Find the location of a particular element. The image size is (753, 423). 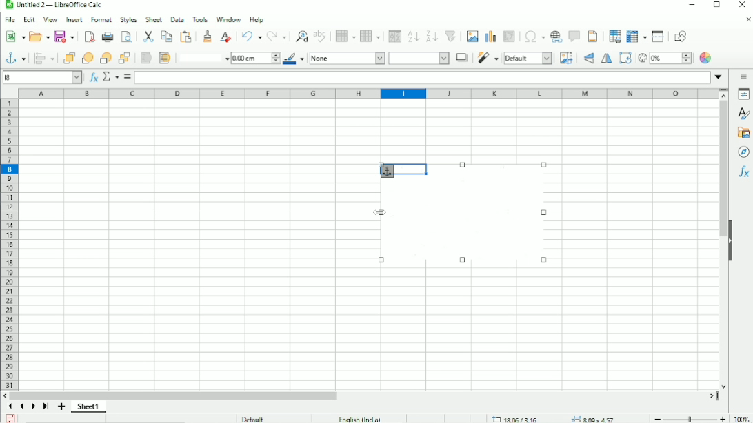

To foreground is located at coordinates (145, 58).